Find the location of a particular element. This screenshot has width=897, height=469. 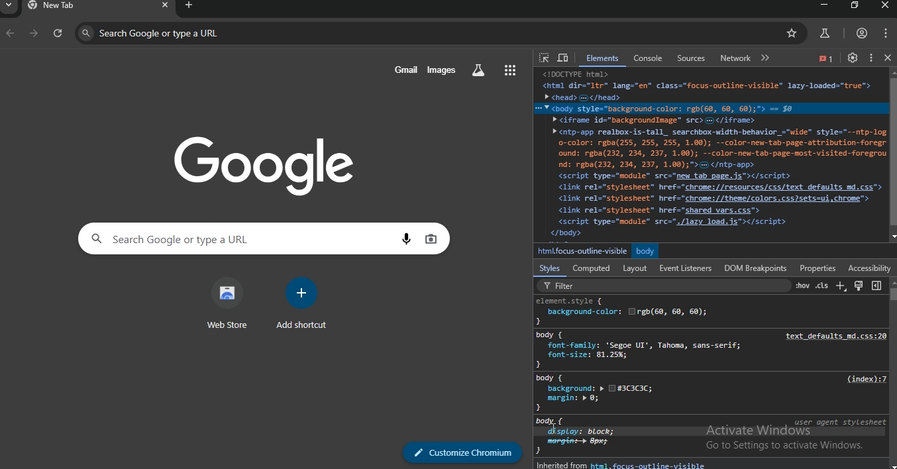

inherited from html.focus-outline-visible is located at coordinates (622, 464).